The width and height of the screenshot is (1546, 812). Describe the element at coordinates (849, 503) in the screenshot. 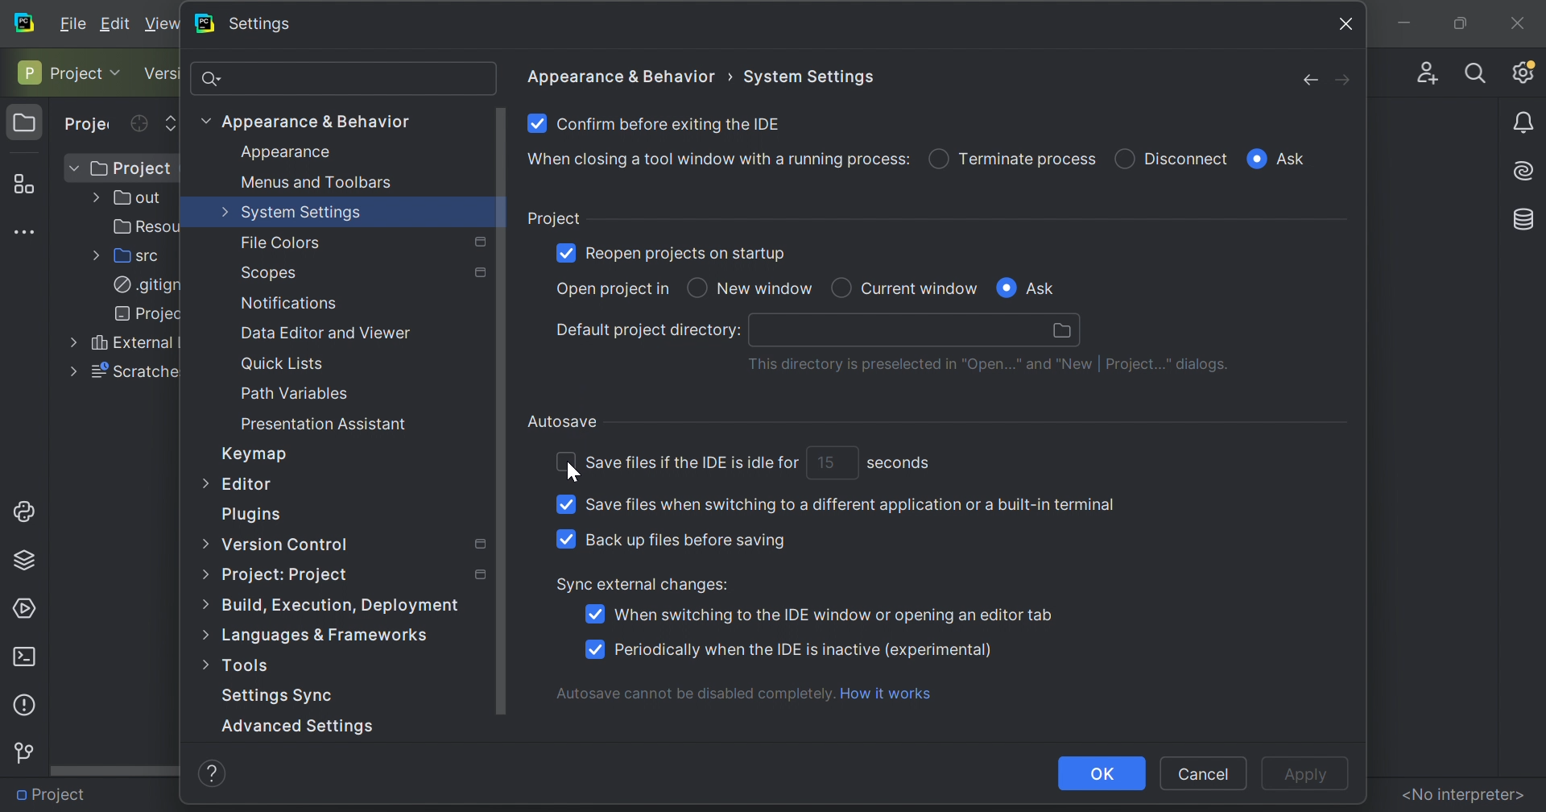

I see `Save files when switching to different application or a built-in terminal` at that location.